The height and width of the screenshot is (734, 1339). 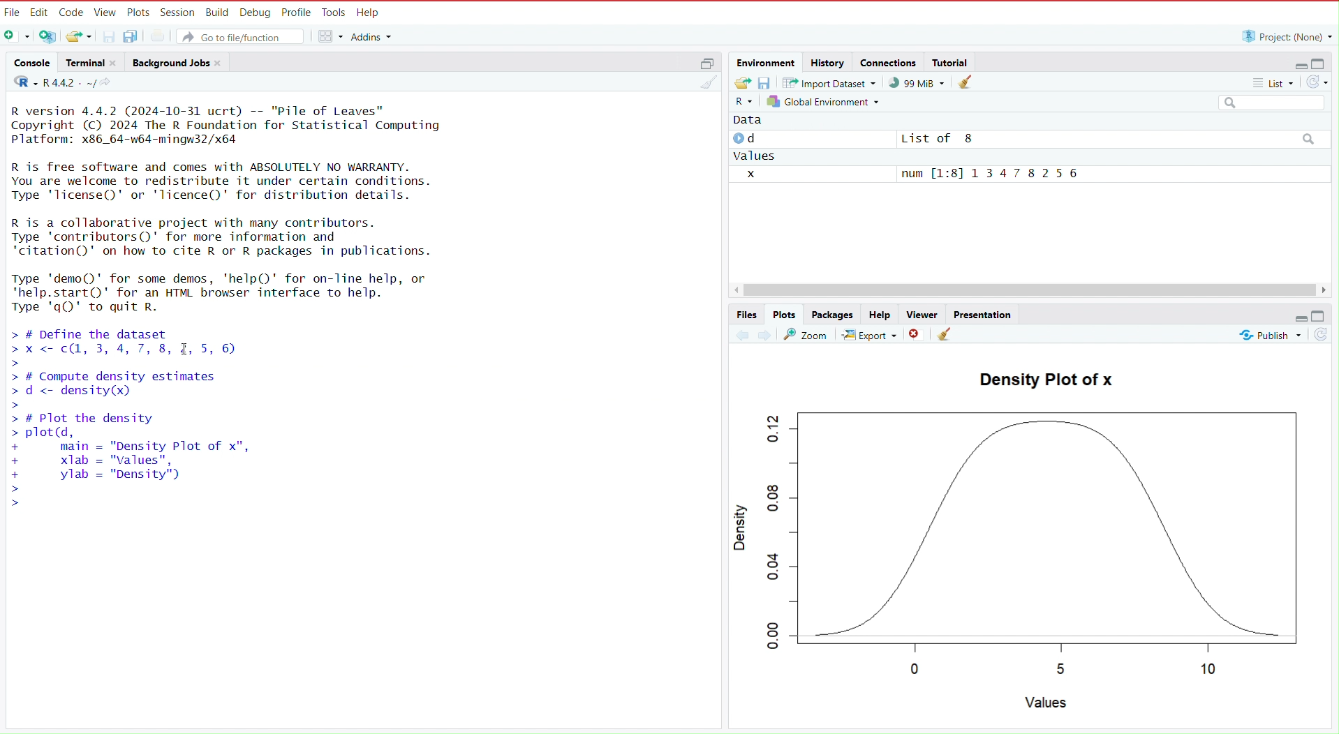 I want to click on language select, so click(x=743, y=104).